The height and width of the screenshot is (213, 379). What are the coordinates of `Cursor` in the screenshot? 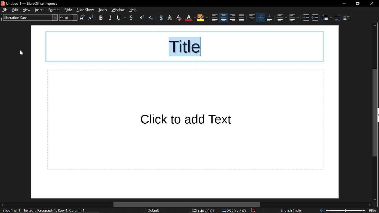 It's located at (21, 53).